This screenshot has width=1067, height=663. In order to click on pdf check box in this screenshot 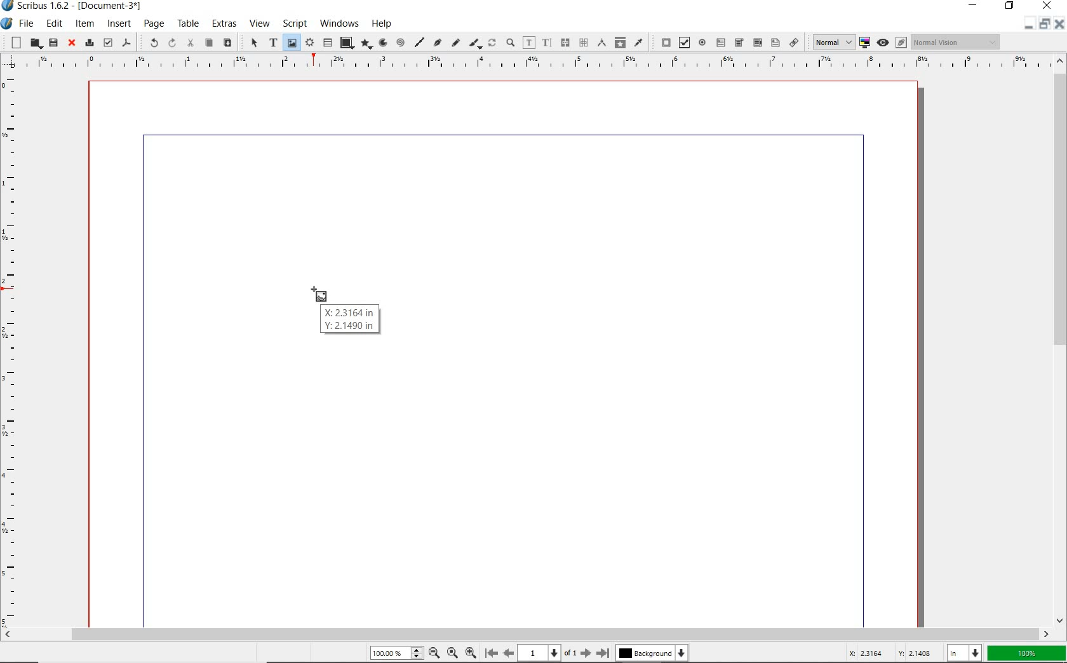, I will do `click(683, 42)`.